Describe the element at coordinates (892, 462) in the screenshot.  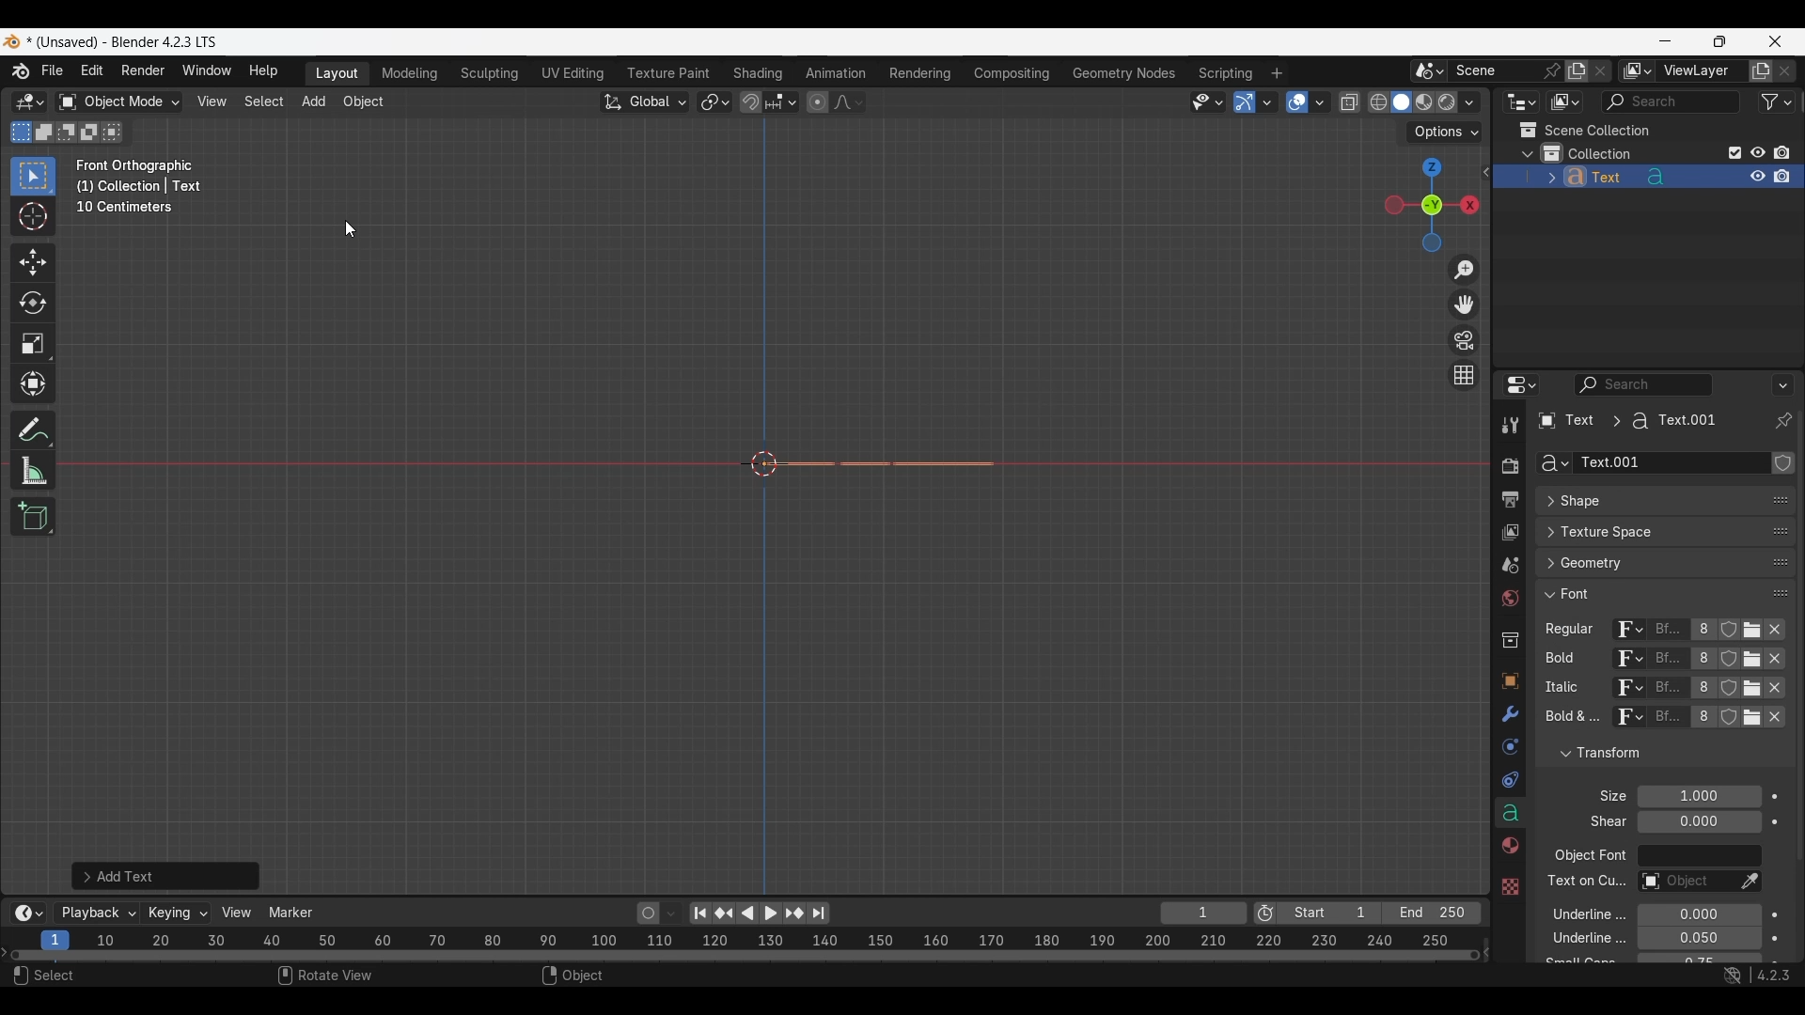
I see `Text object` at that location.